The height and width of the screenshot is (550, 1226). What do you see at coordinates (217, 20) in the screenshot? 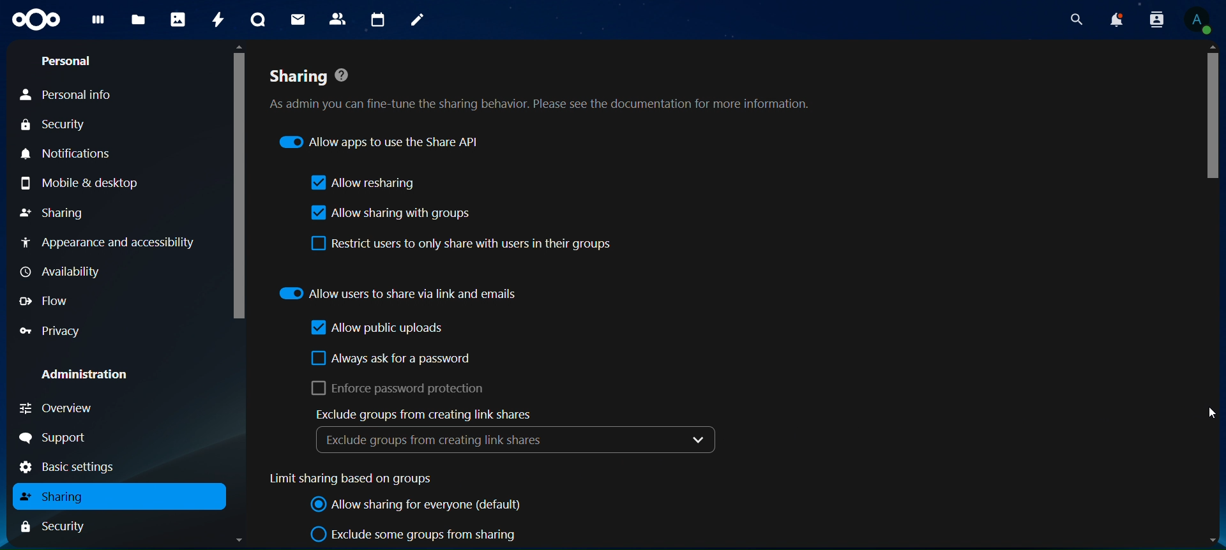
I see `activity` at bounding box center [217, 20].